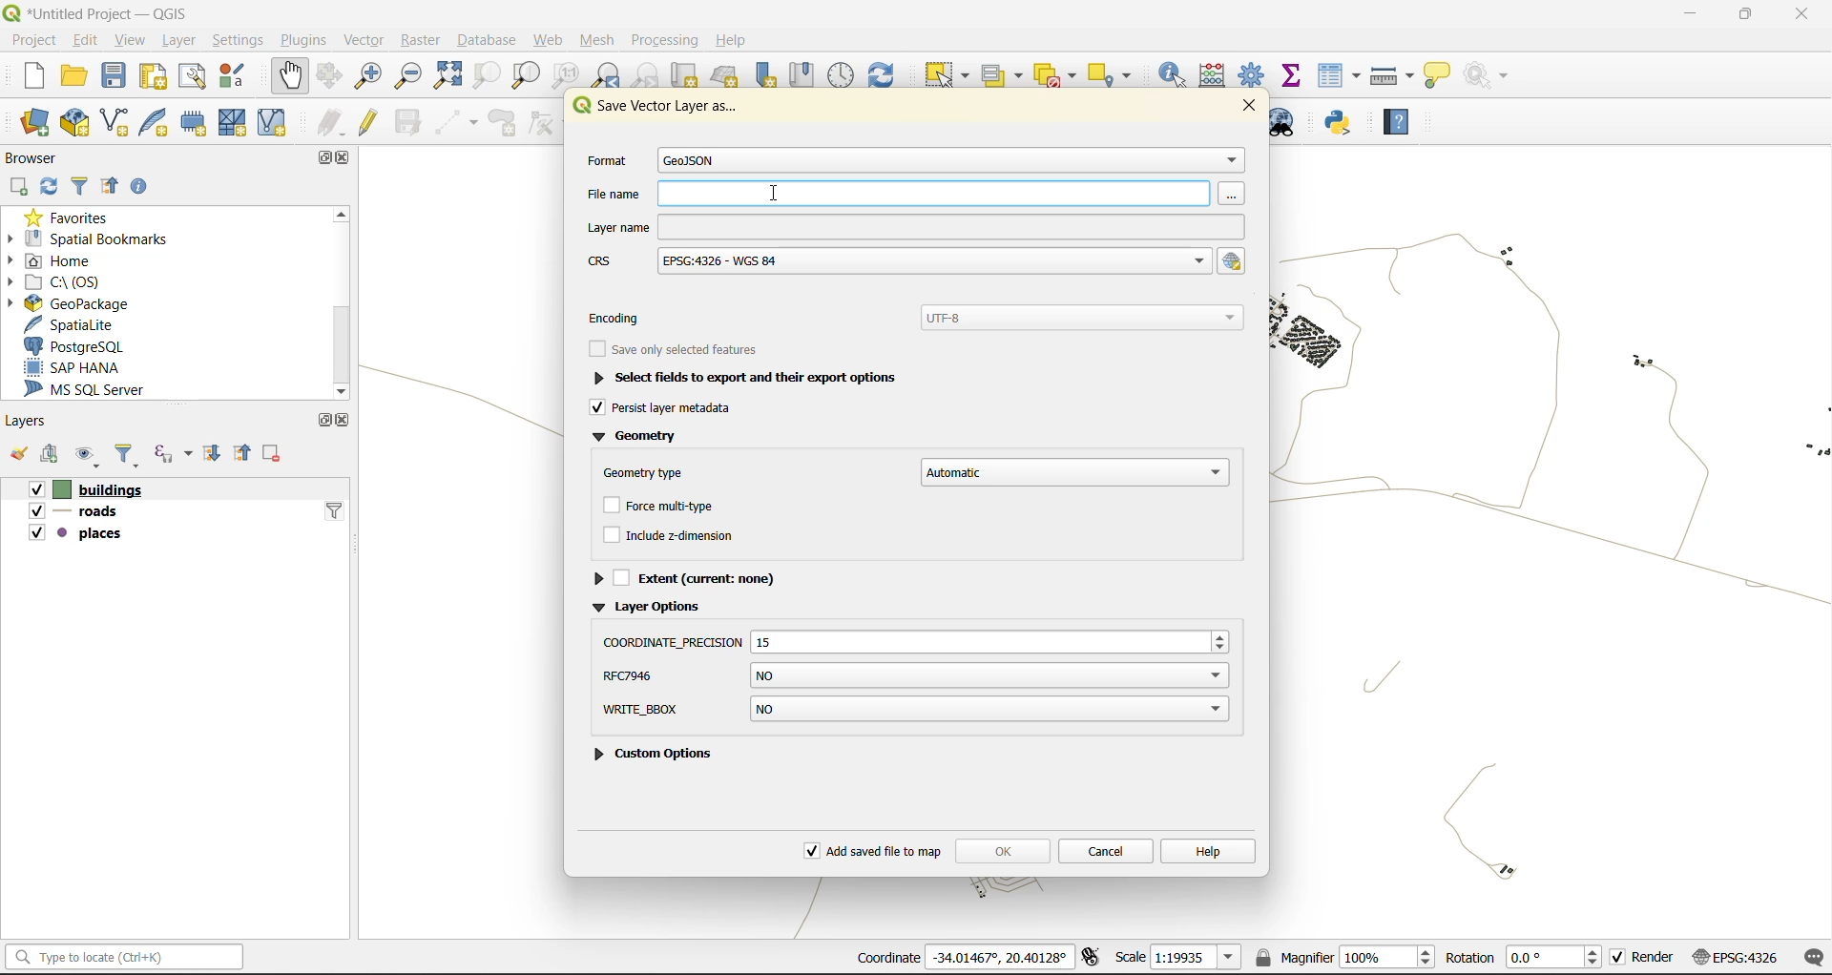 This screenshot has width=1832, height=975. Describe the element at coordinates (762, 76) in the screenshot. I see `new spatial bookmarks` at that location.